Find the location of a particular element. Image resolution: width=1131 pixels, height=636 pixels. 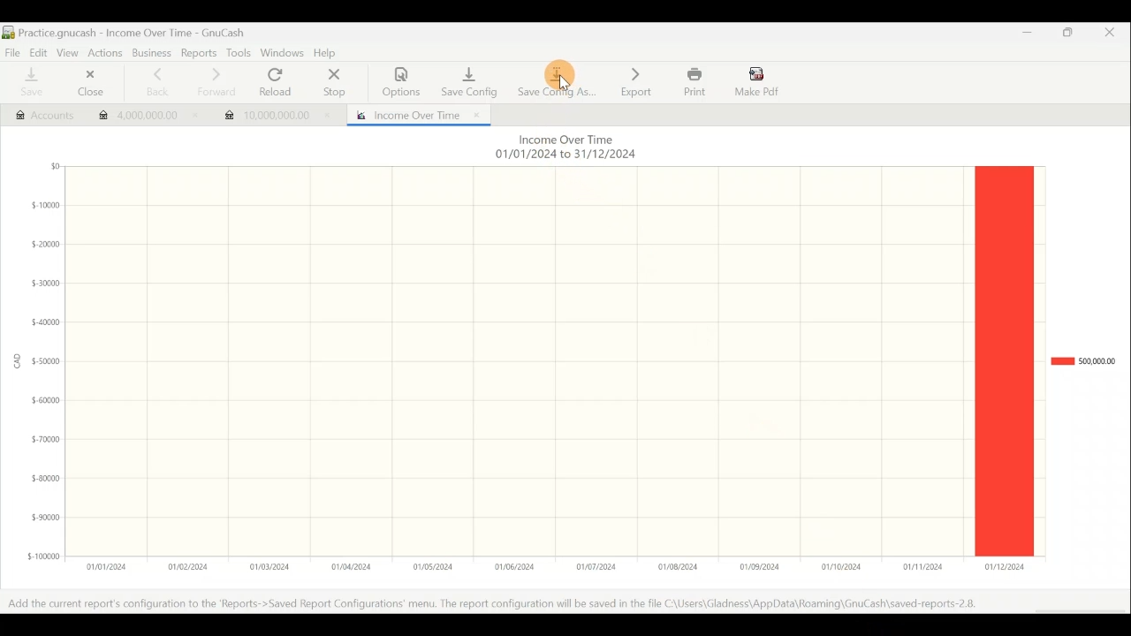

View is located at coordinates (66, 51).